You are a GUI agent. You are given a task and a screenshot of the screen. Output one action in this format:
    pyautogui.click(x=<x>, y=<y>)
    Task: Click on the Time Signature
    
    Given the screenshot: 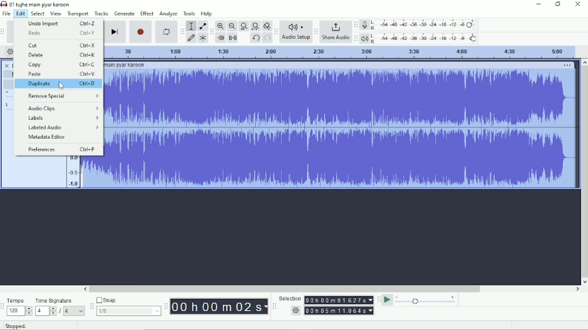 What is the action you would take?
    pyautogui.click(x=54, y=301)
    